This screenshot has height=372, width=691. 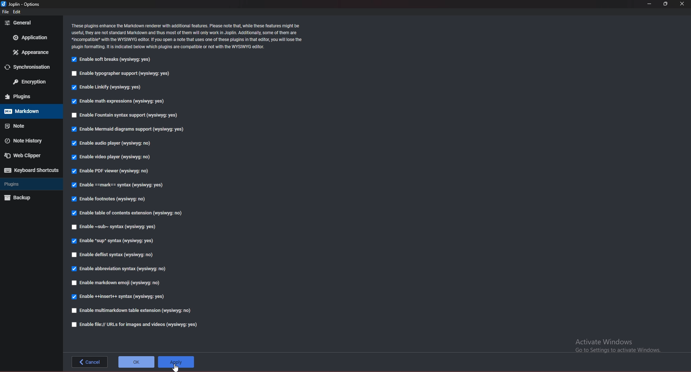 I want to click on apply, so click(x=176, y=362).